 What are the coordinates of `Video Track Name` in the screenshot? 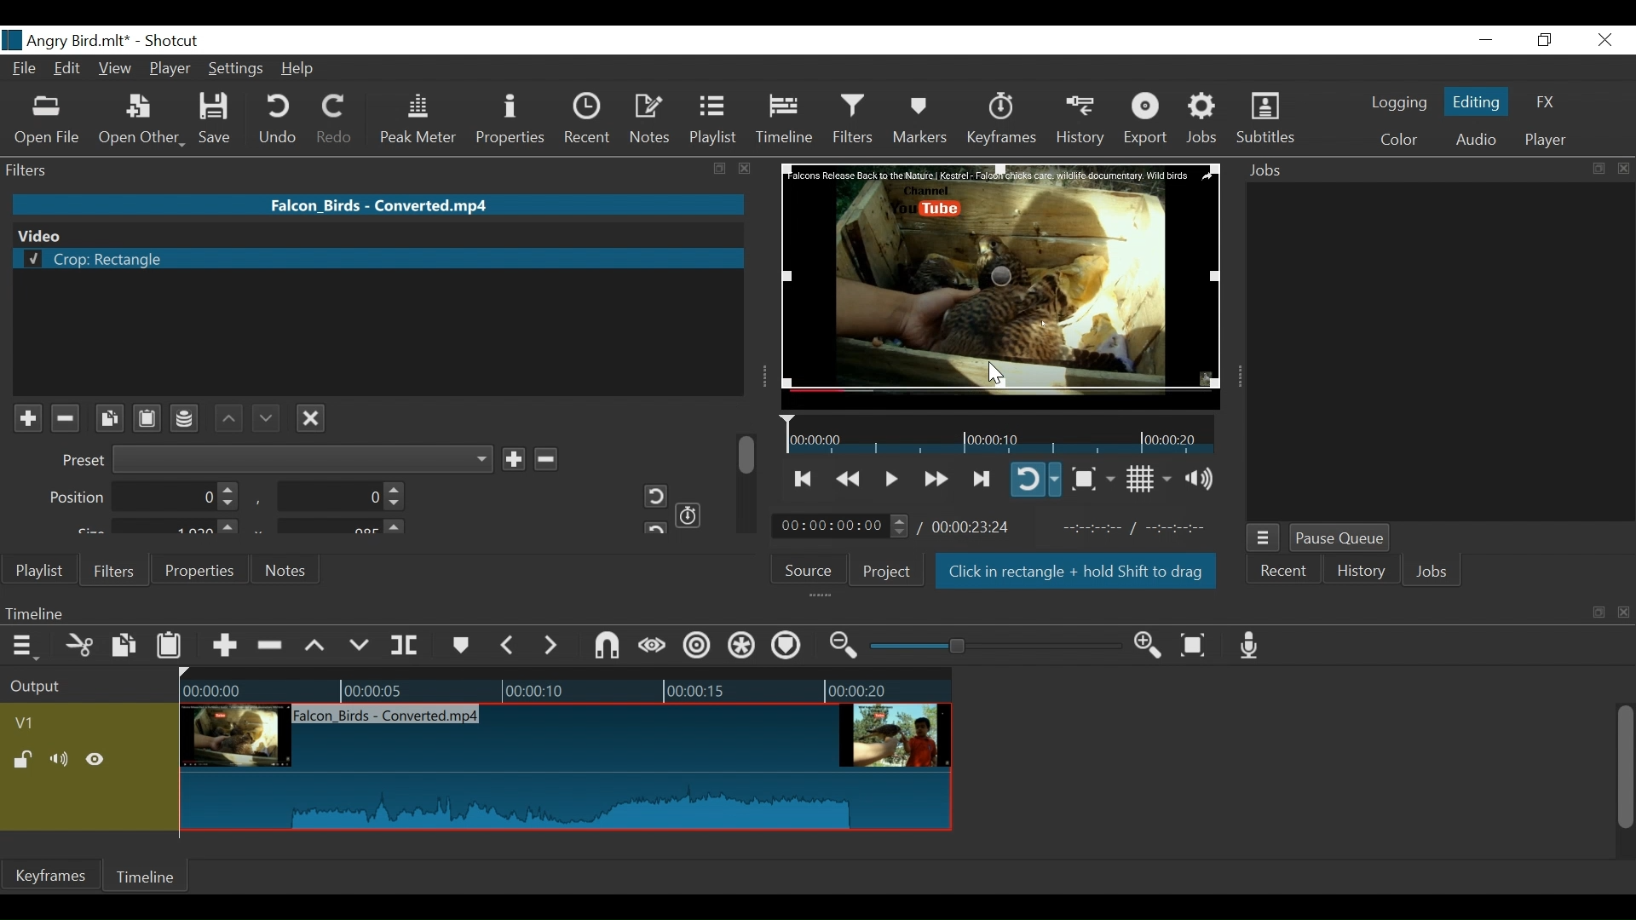 It's located at (74, 724).